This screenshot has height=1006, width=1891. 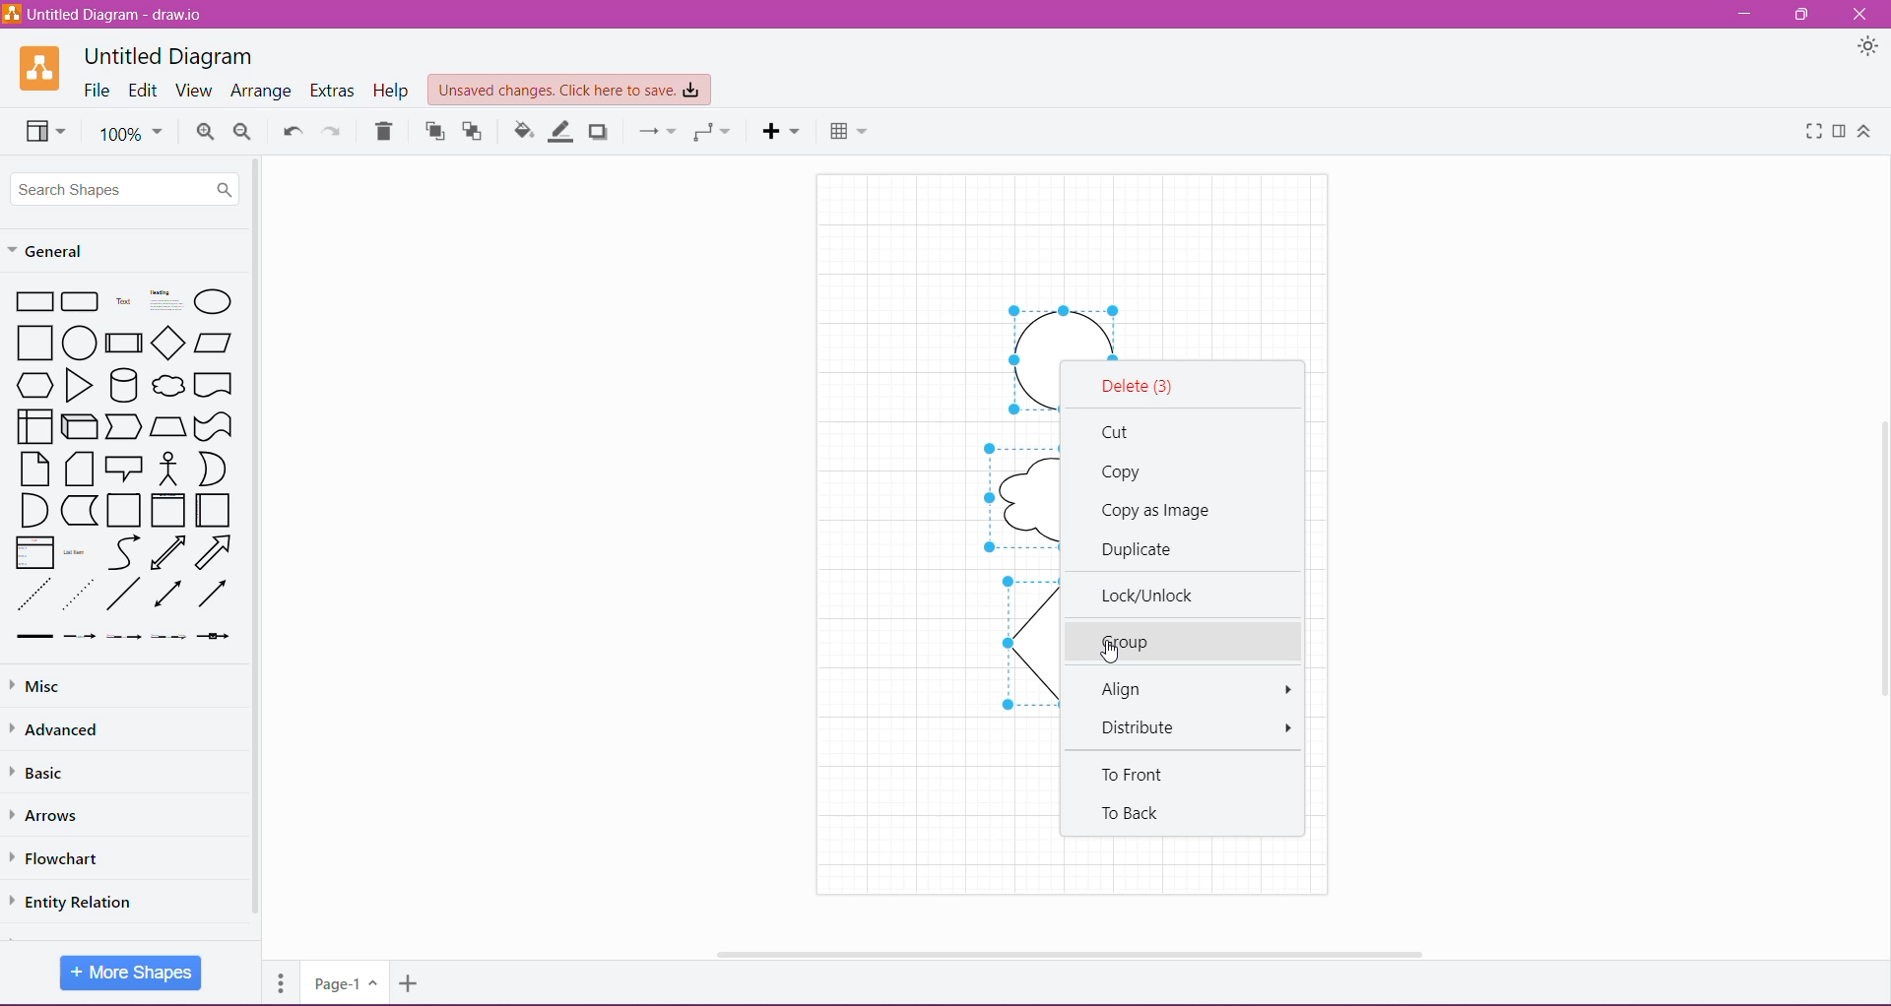 What do you see at coordinates (334, 91) in the screenshot?
I see `Extras` at bounding box center [334, 91].